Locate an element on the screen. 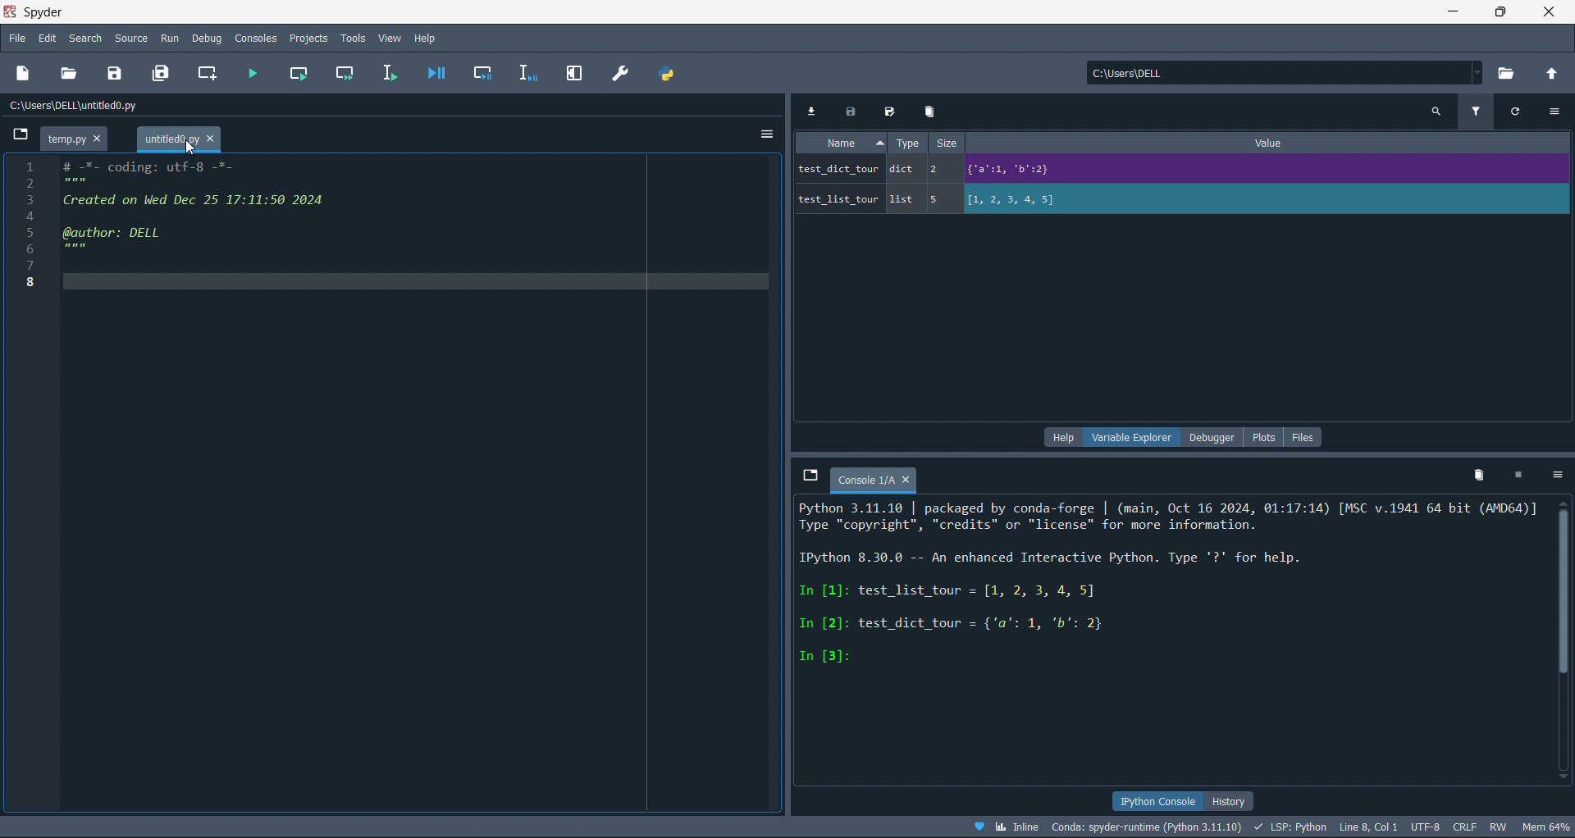  run cell is located at coordinates (298, 72).